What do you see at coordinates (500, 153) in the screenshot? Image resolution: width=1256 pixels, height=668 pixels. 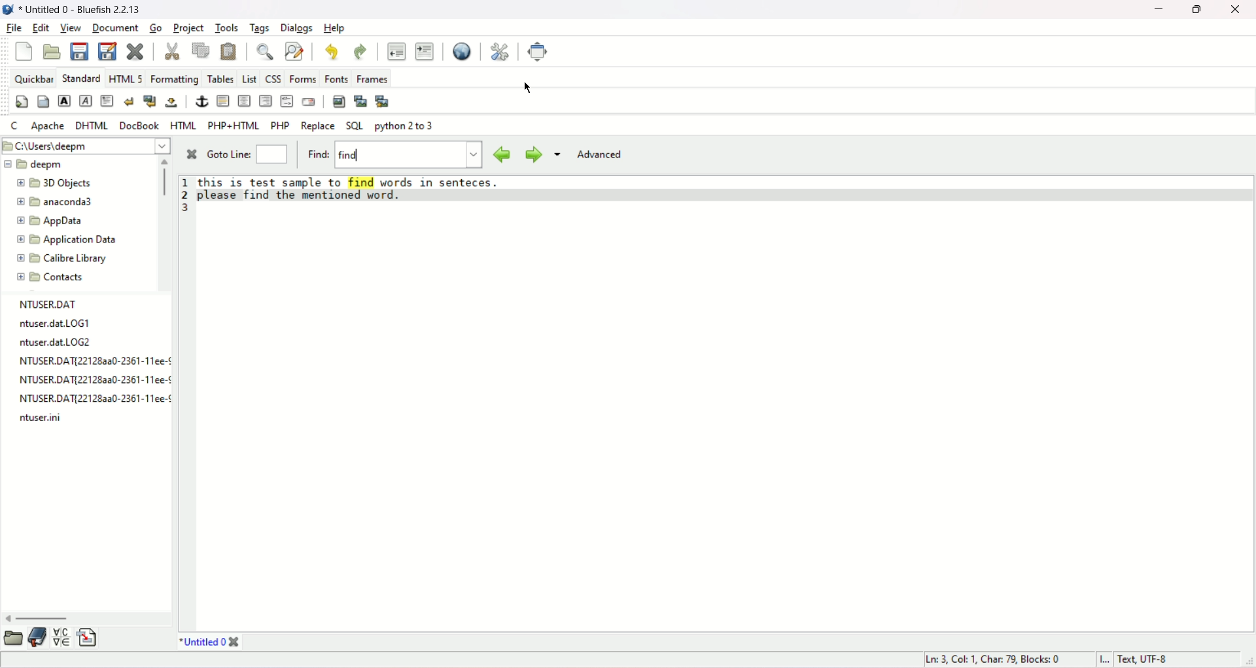 I see `previous` at bounding box center [500, 153].